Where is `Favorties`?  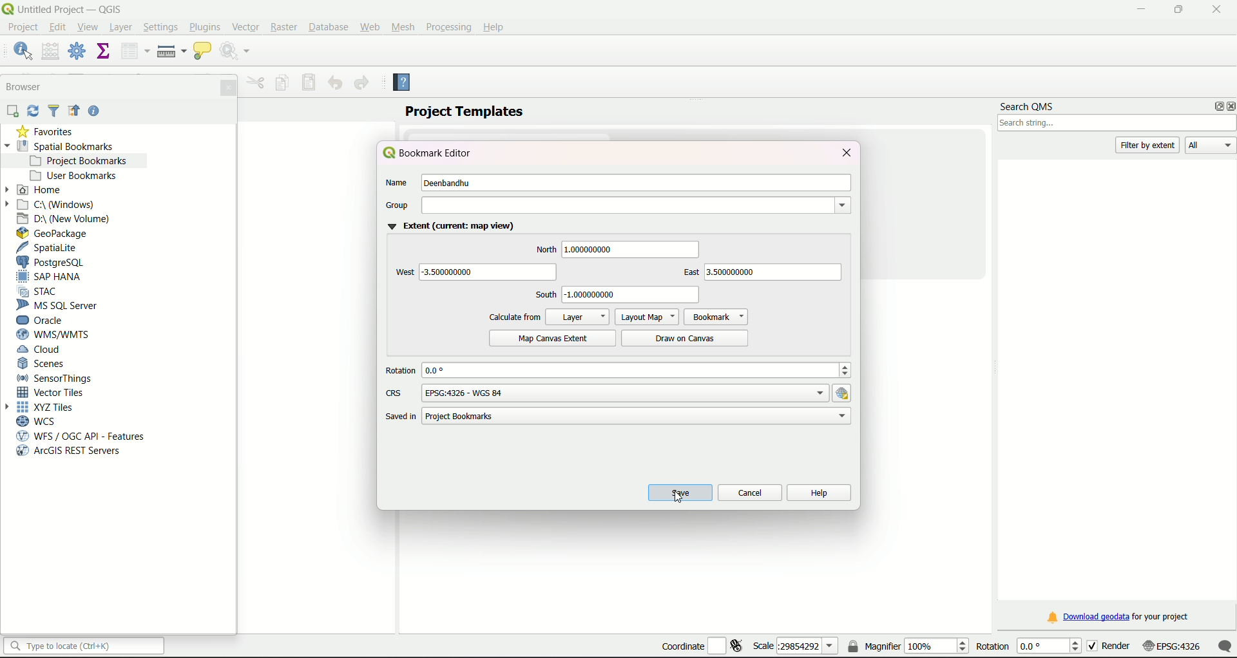
Favorties is located at coordinates (45, 131).